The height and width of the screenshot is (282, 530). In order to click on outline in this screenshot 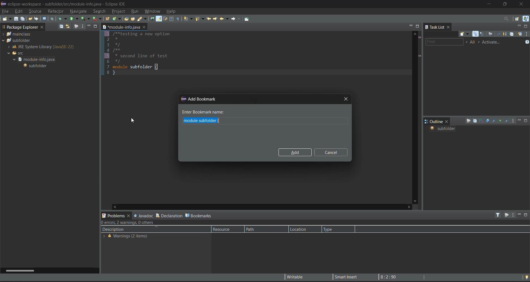, I will do `click(434, 121)`.